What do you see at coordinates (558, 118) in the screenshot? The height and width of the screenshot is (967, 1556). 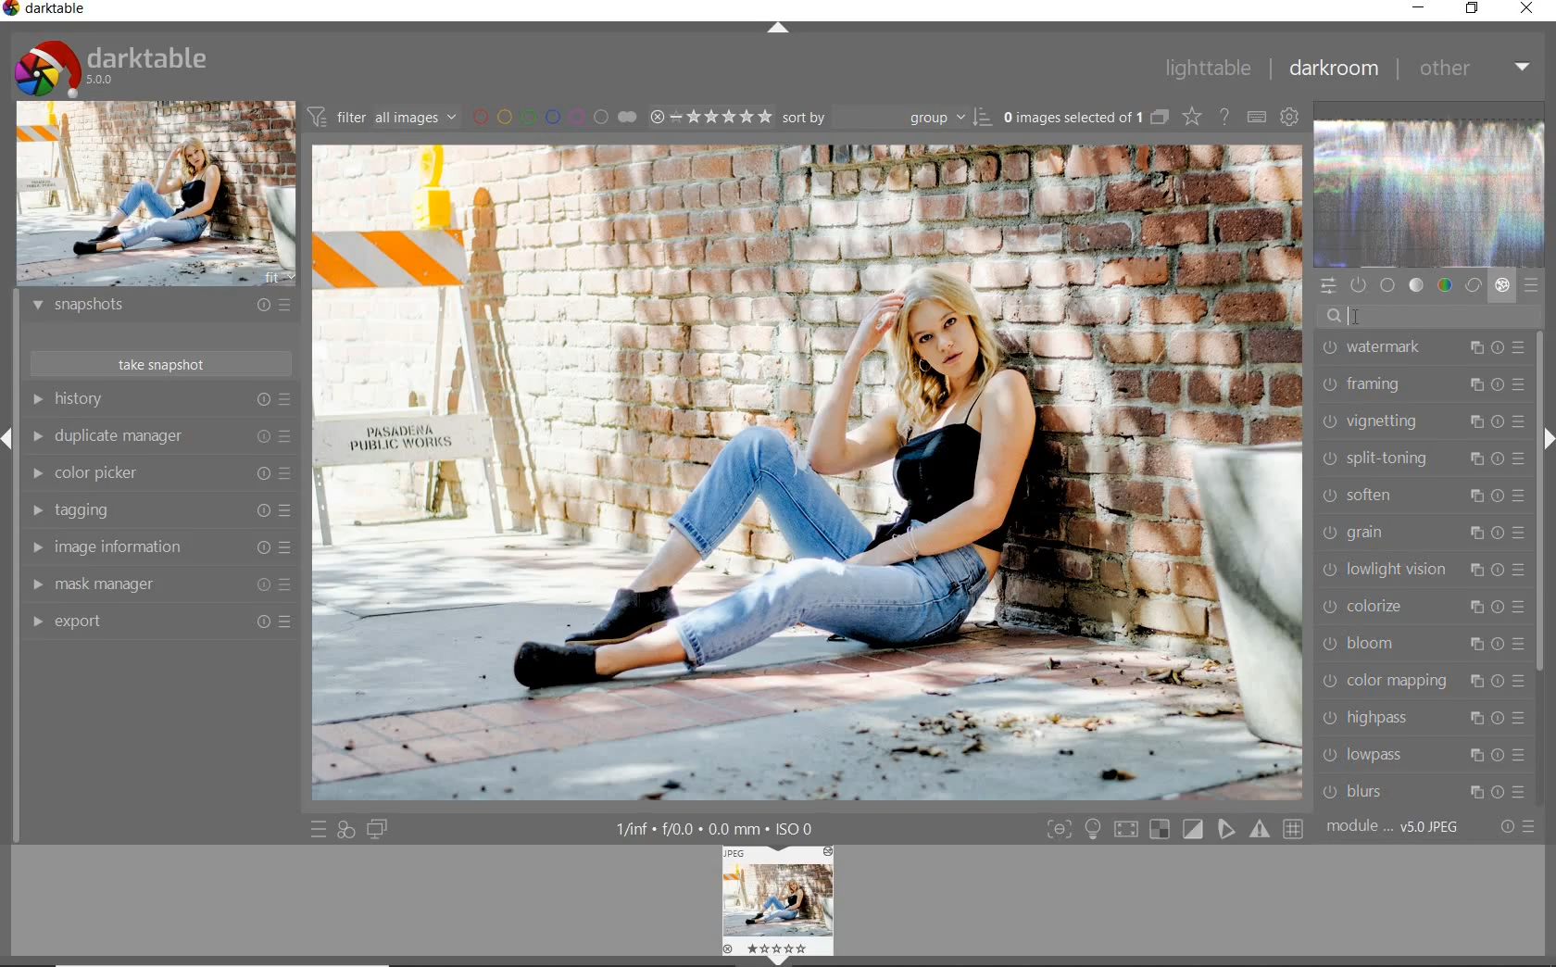 I see `filter by image color` at bounding box center [558, 118].